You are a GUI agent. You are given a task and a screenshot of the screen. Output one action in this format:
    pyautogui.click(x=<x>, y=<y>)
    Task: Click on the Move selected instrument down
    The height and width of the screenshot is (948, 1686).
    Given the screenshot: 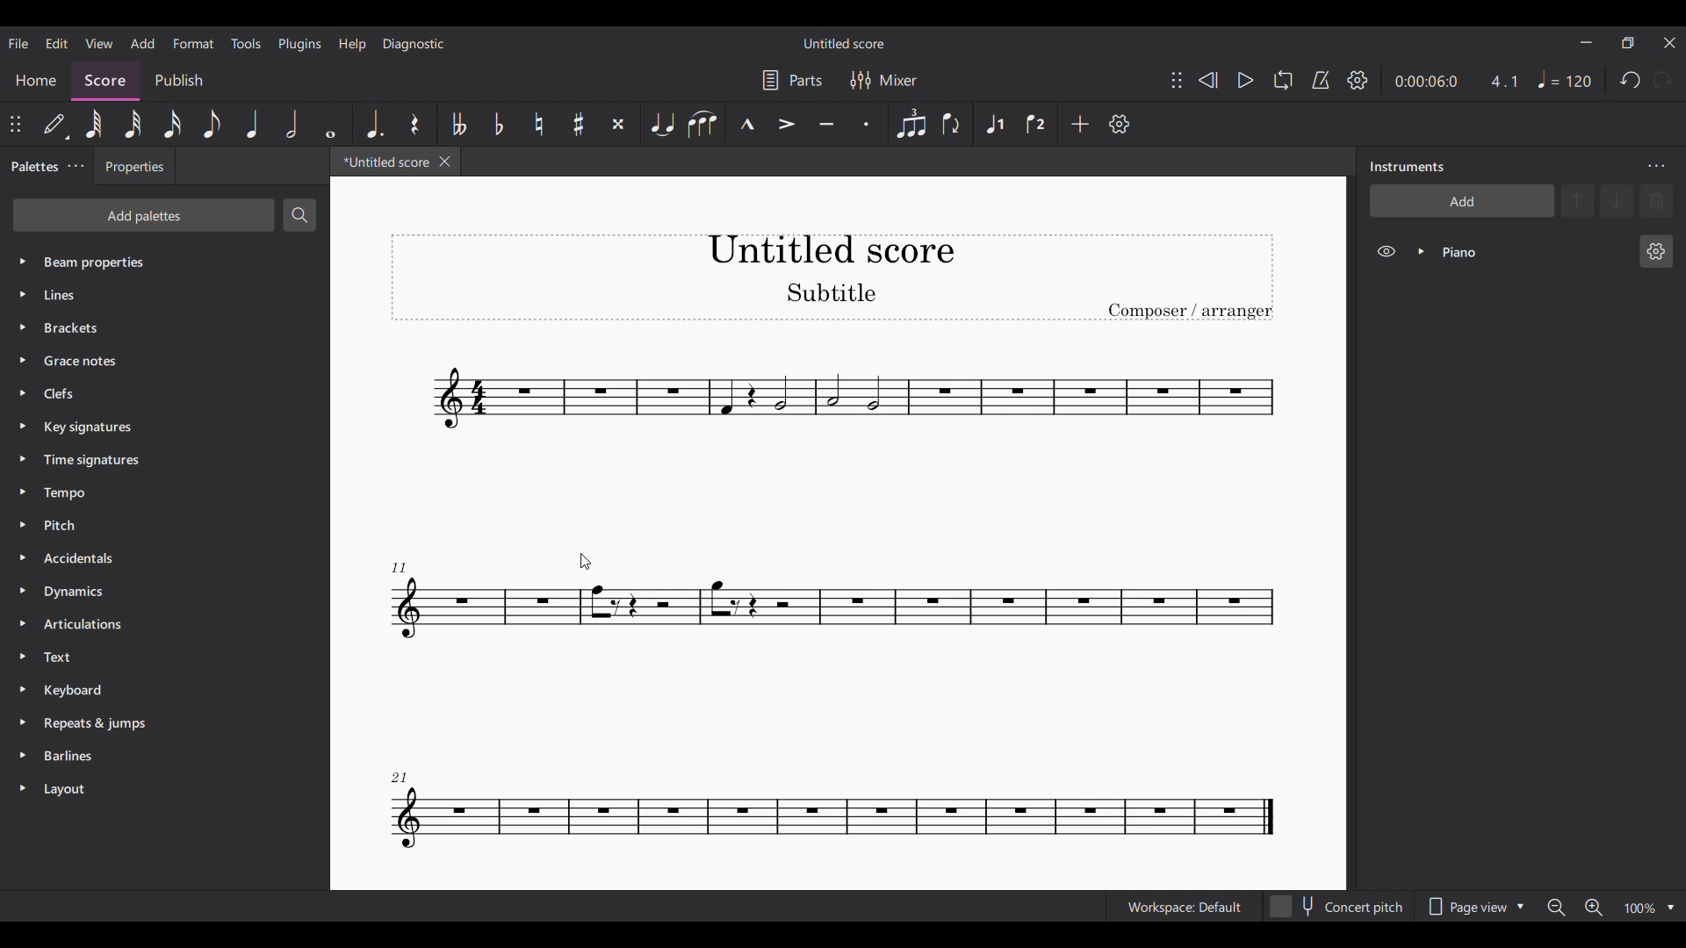 What is the action you would take?
    pyautogui.click(x=1617, y=200)
    